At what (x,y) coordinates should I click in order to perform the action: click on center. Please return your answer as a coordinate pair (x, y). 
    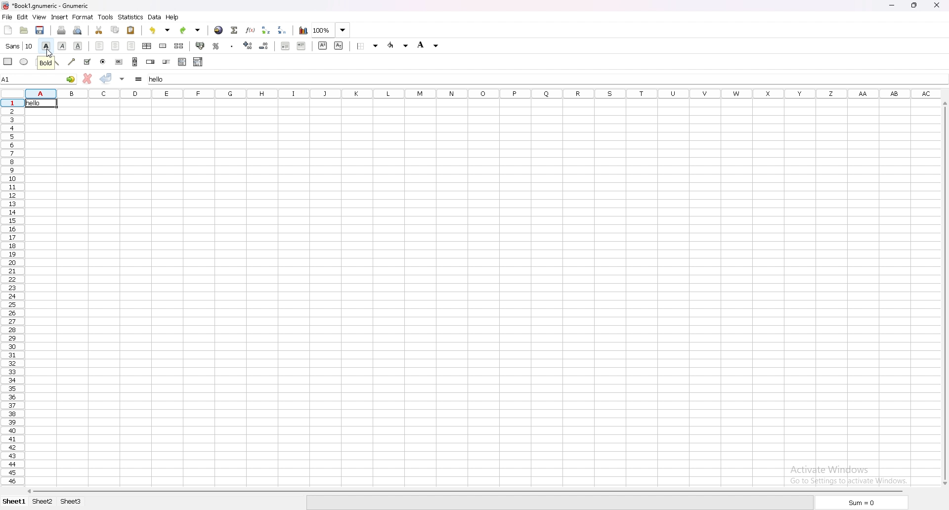
    Looking at the image, I should click on (116, 45).